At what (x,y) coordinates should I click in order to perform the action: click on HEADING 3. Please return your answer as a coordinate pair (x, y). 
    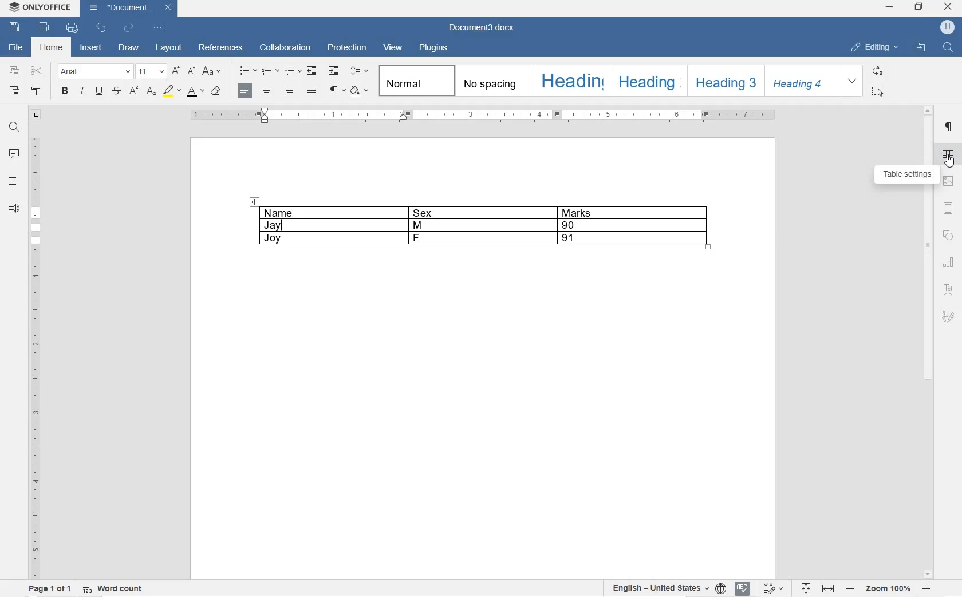
    Looking at the image, I should click on (724, 81).